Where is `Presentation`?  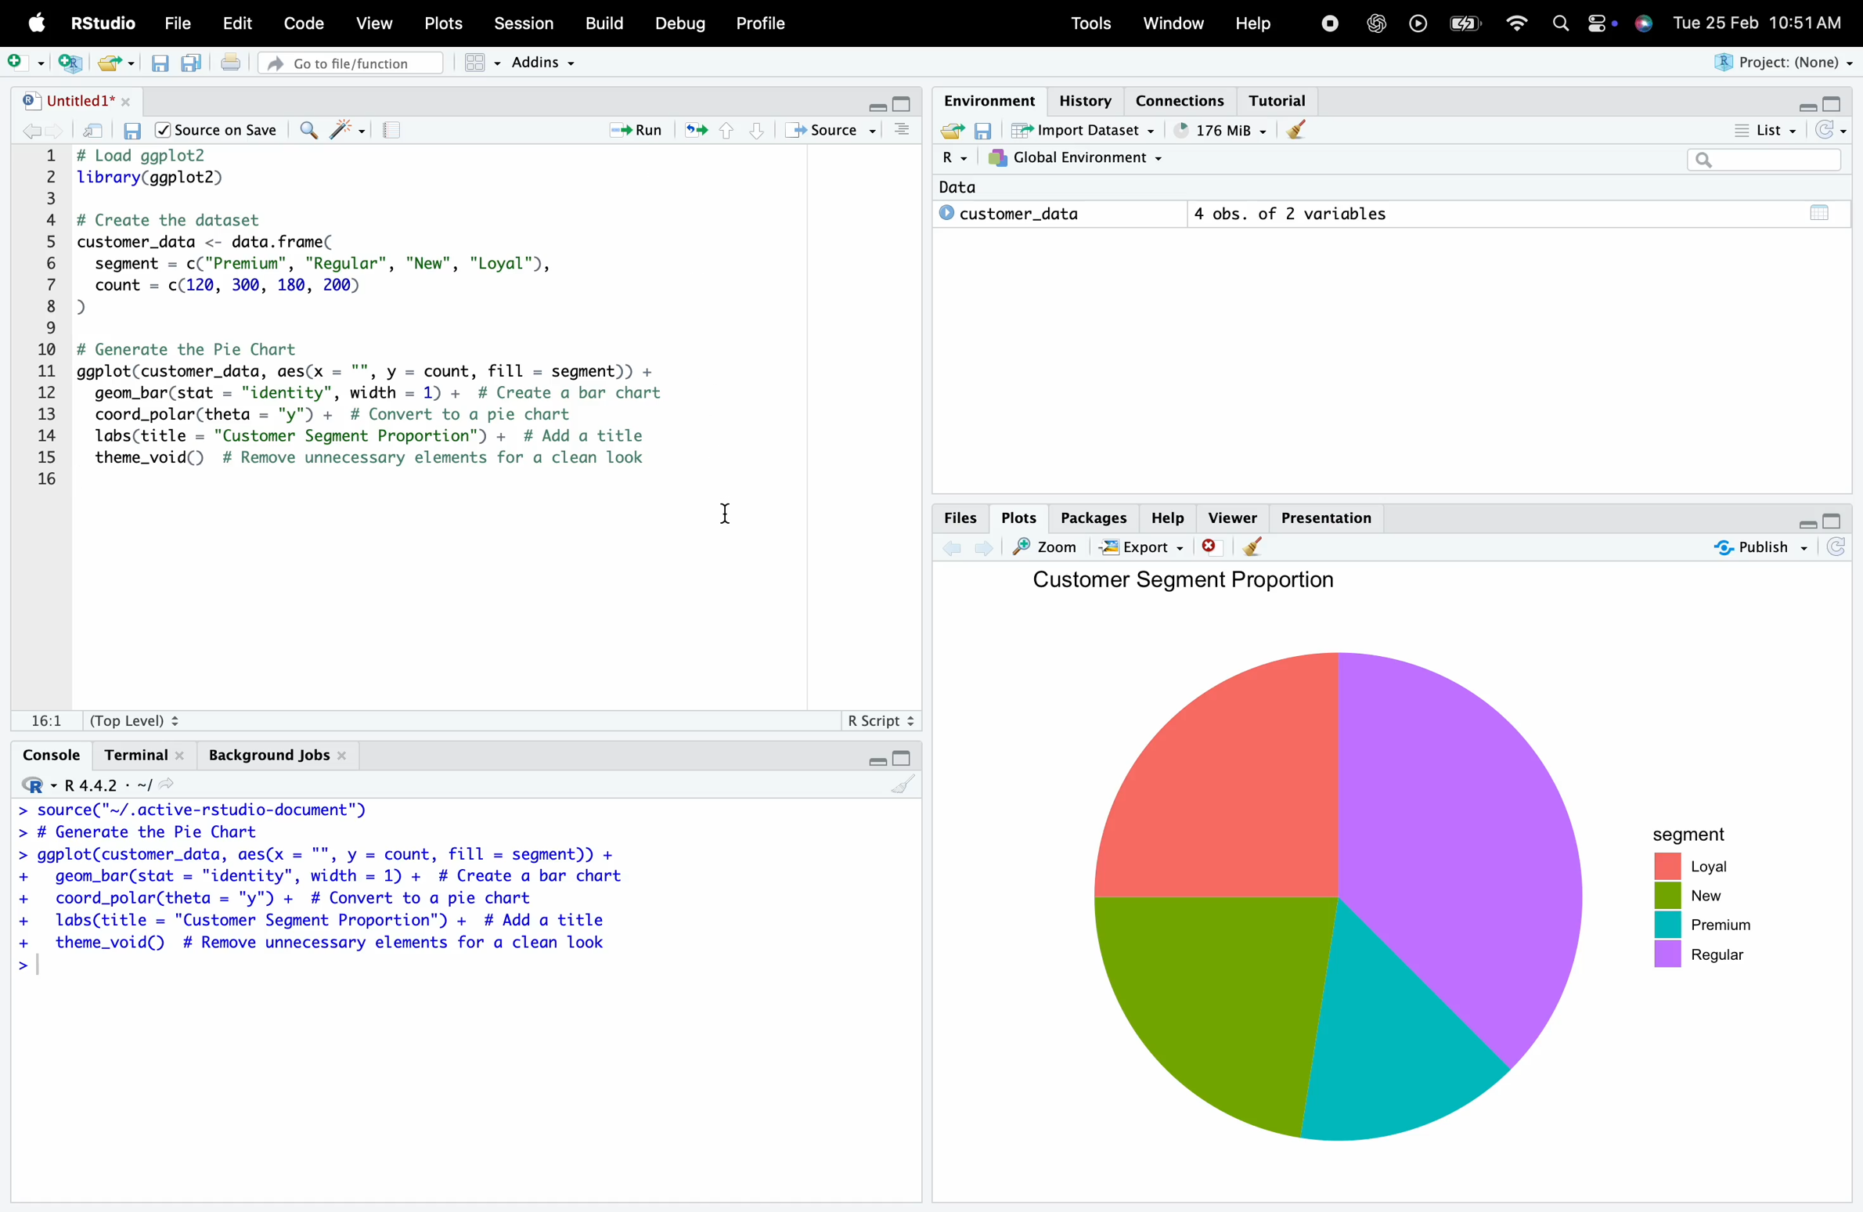 Presentation is located at coordinates (1325, 514).